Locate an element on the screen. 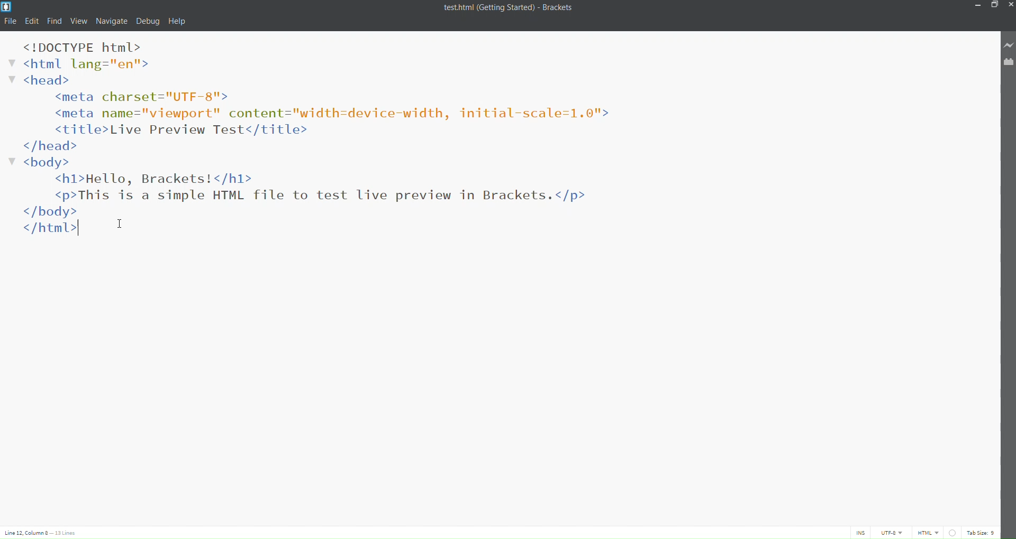 This screenshot has width=1016, height=539. Debug is located at coordinates (147, 22).